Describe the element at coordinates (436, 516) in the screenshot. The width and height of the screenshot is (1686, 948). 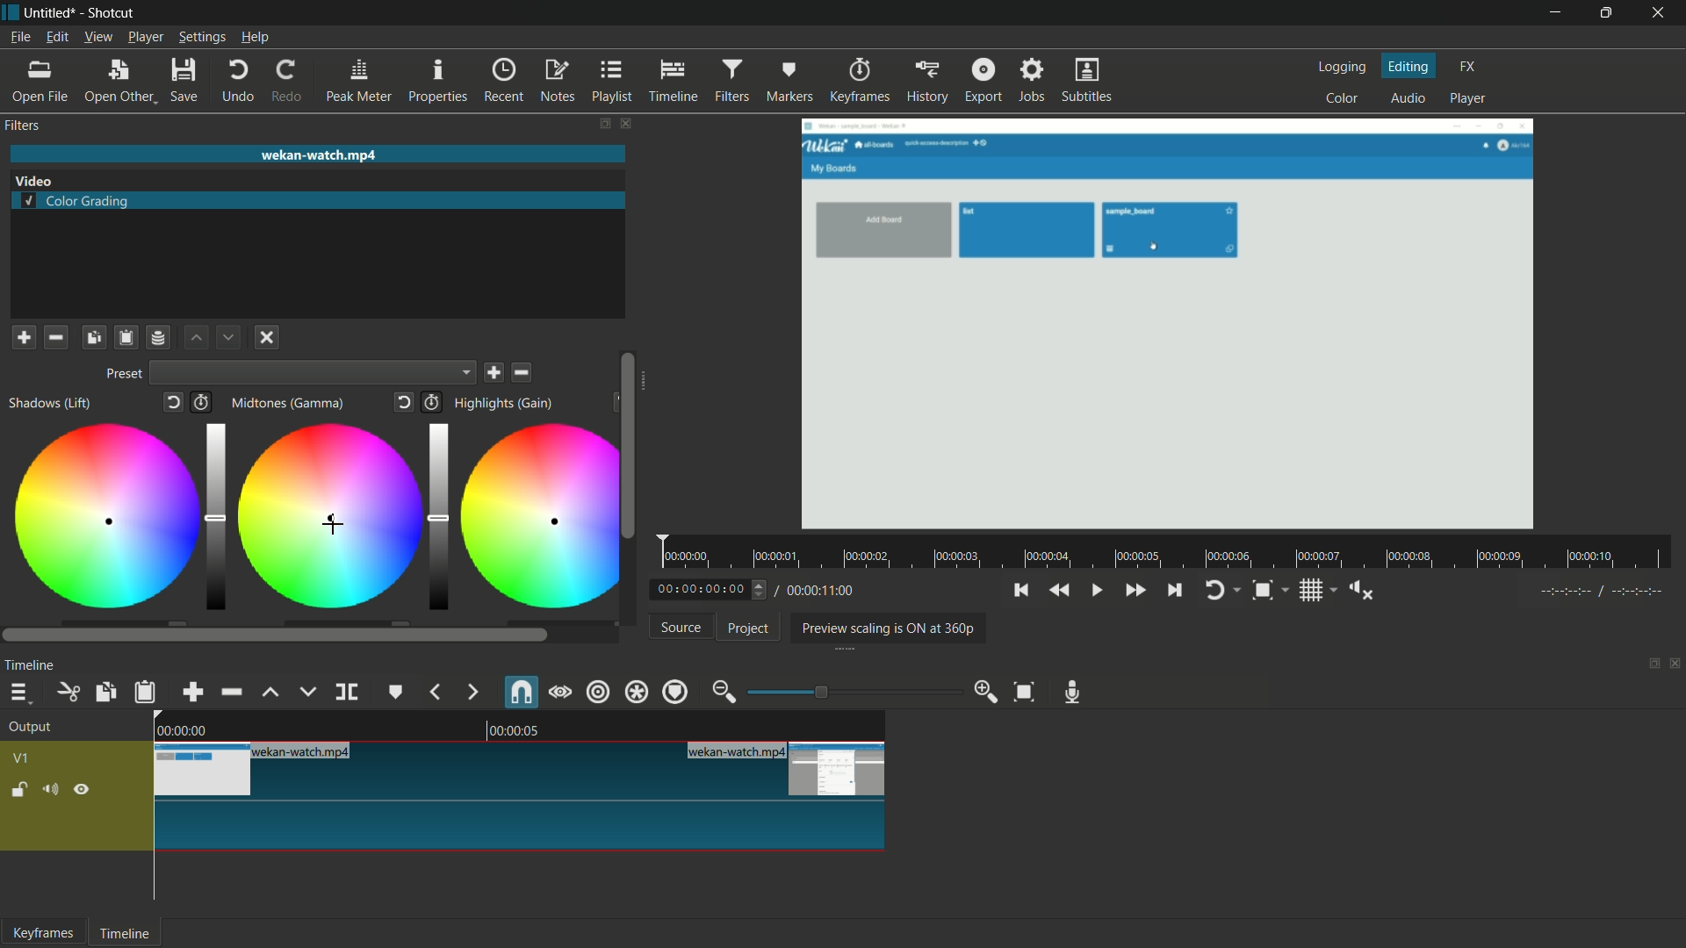
I see `adjustment bar` at that location.